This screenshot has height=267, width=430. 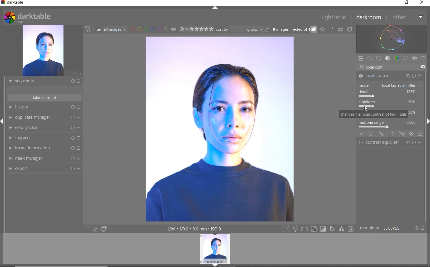 I want to click on MODULE...v5.0 JPEG, so click(x=384, y=228).